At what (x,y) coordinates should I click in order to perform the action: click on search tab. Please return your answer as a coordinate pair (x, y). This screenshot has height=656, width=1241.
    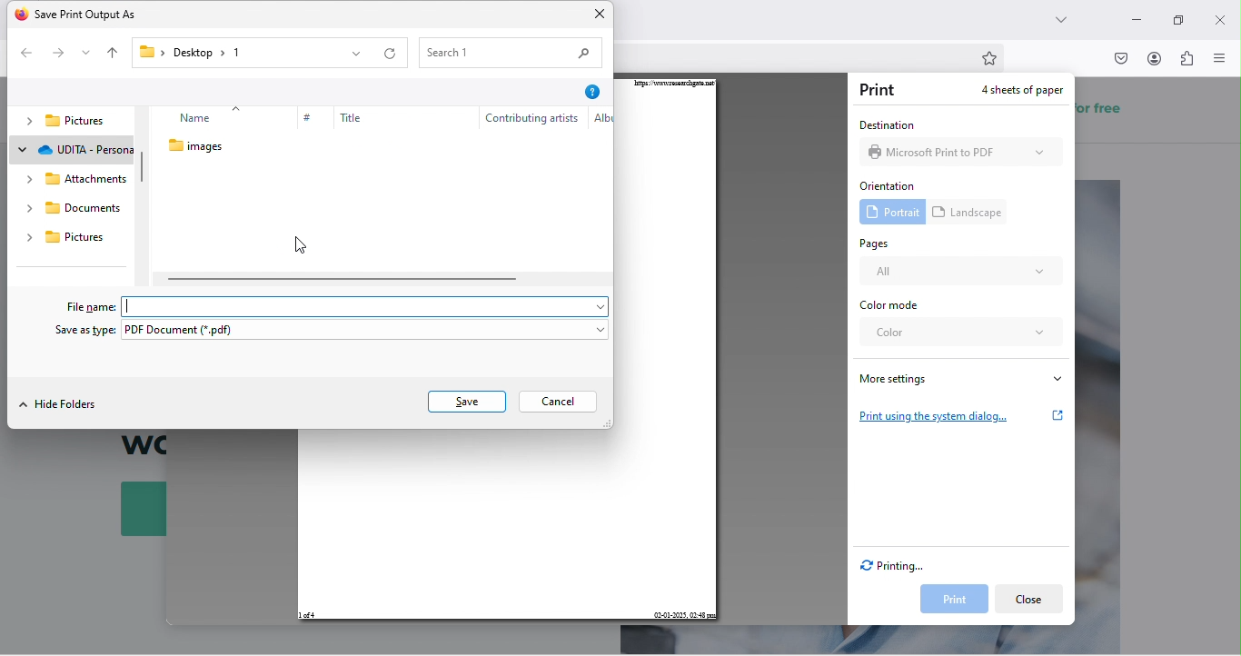
    Looking at the image, I should click on (1067, 24).